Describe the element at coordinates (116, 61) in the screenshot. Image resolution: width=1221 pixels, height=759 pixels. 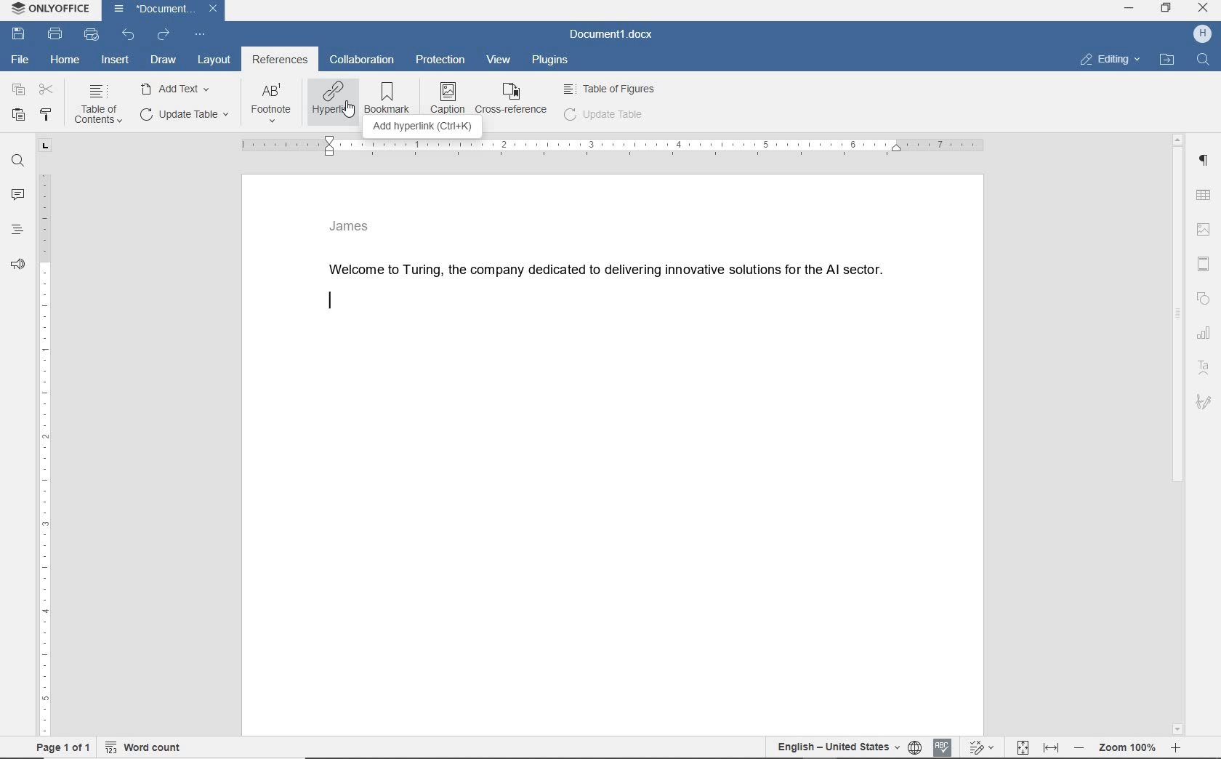
I see `insert` at that location.